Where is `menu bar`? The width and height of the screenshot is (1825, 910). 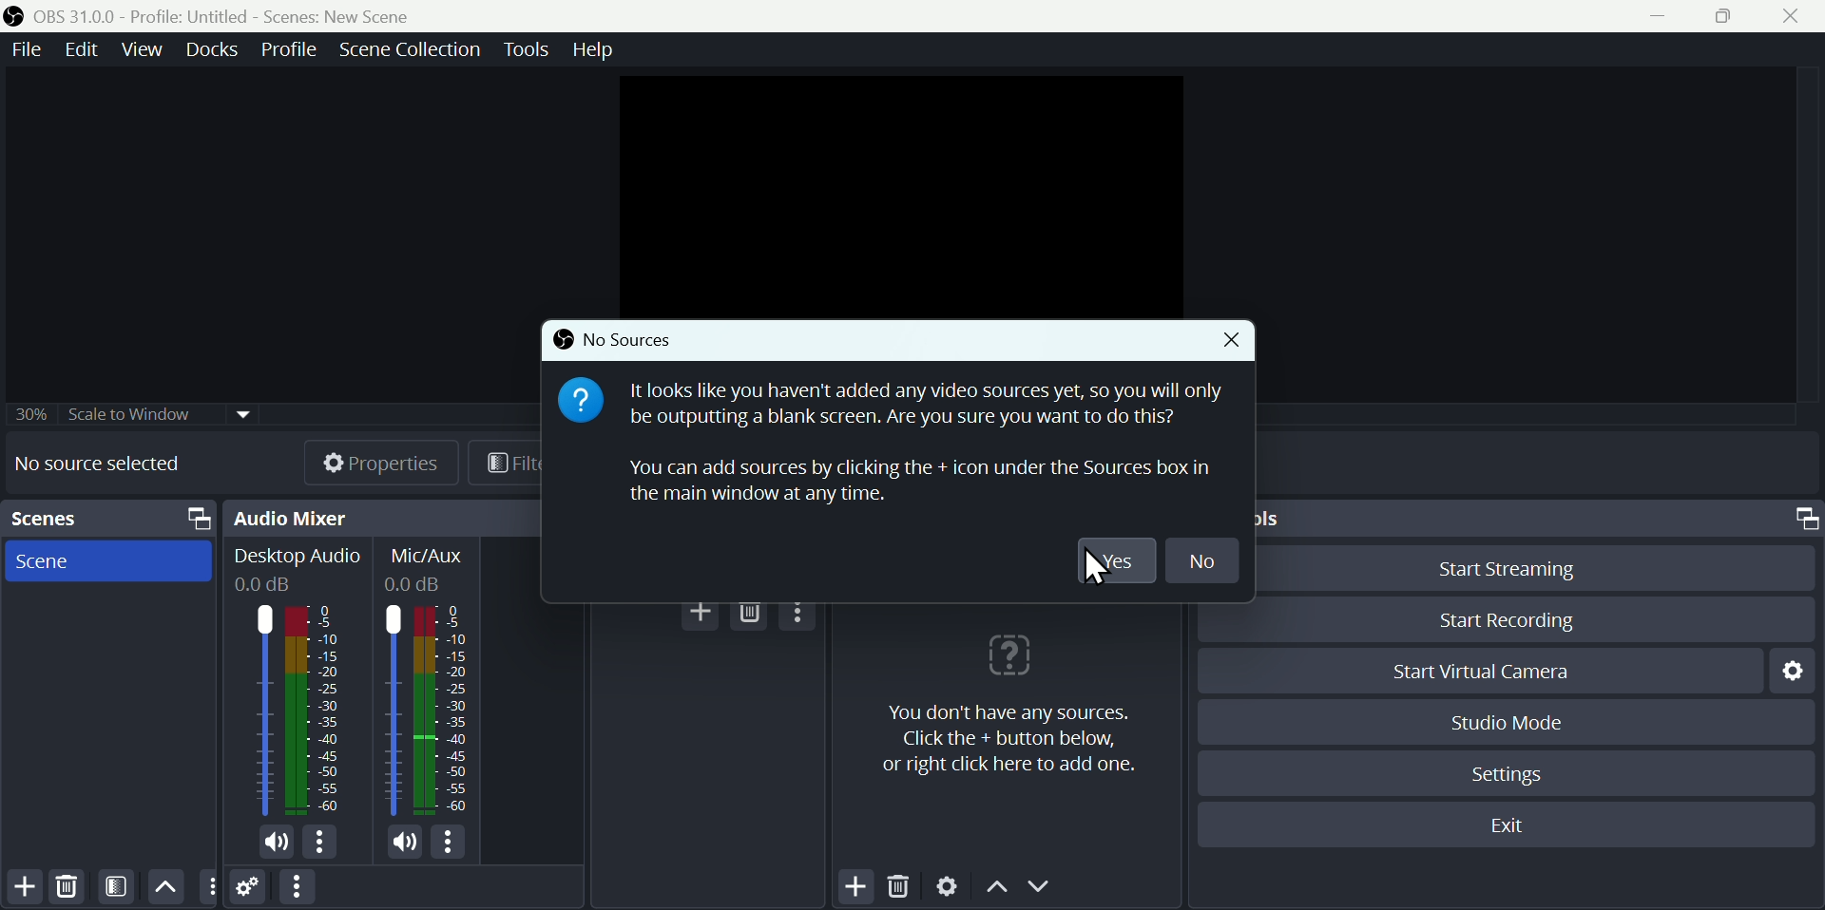
menu bar is located at coordinates (801, 612).